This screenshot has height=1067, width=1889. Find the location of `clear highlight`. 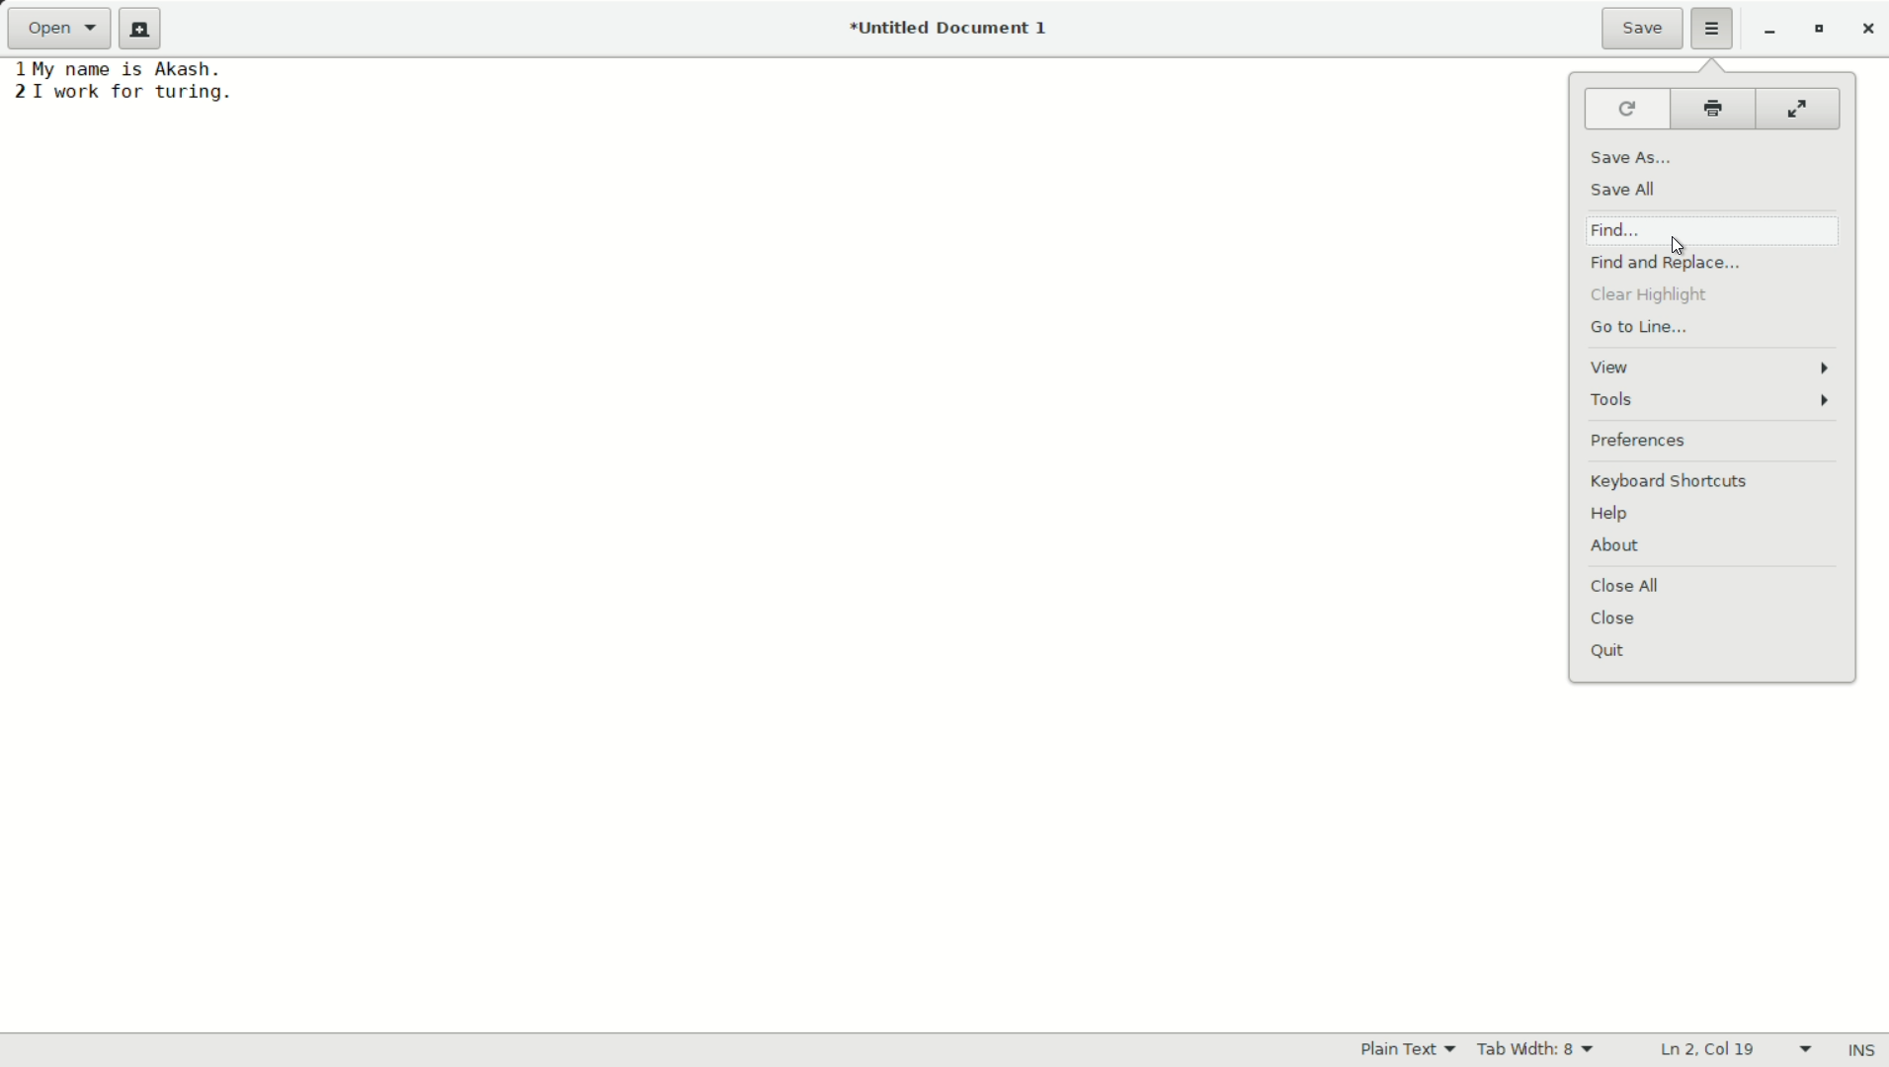

clear highlight is located at coordinates (1645, 296).